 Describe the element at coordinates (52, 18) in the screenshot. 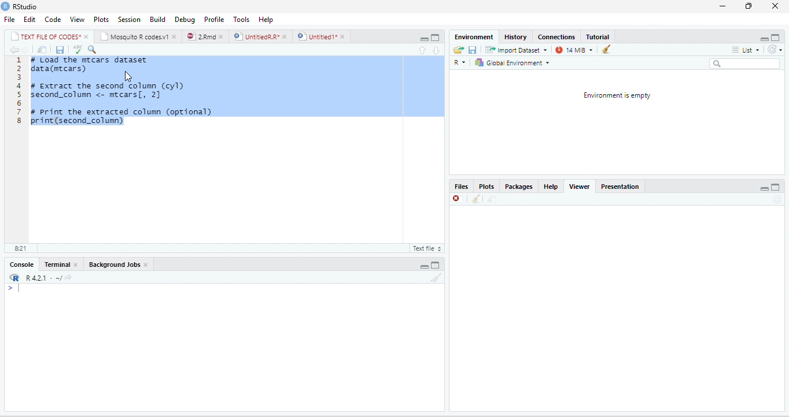

I see `Code` at that location.